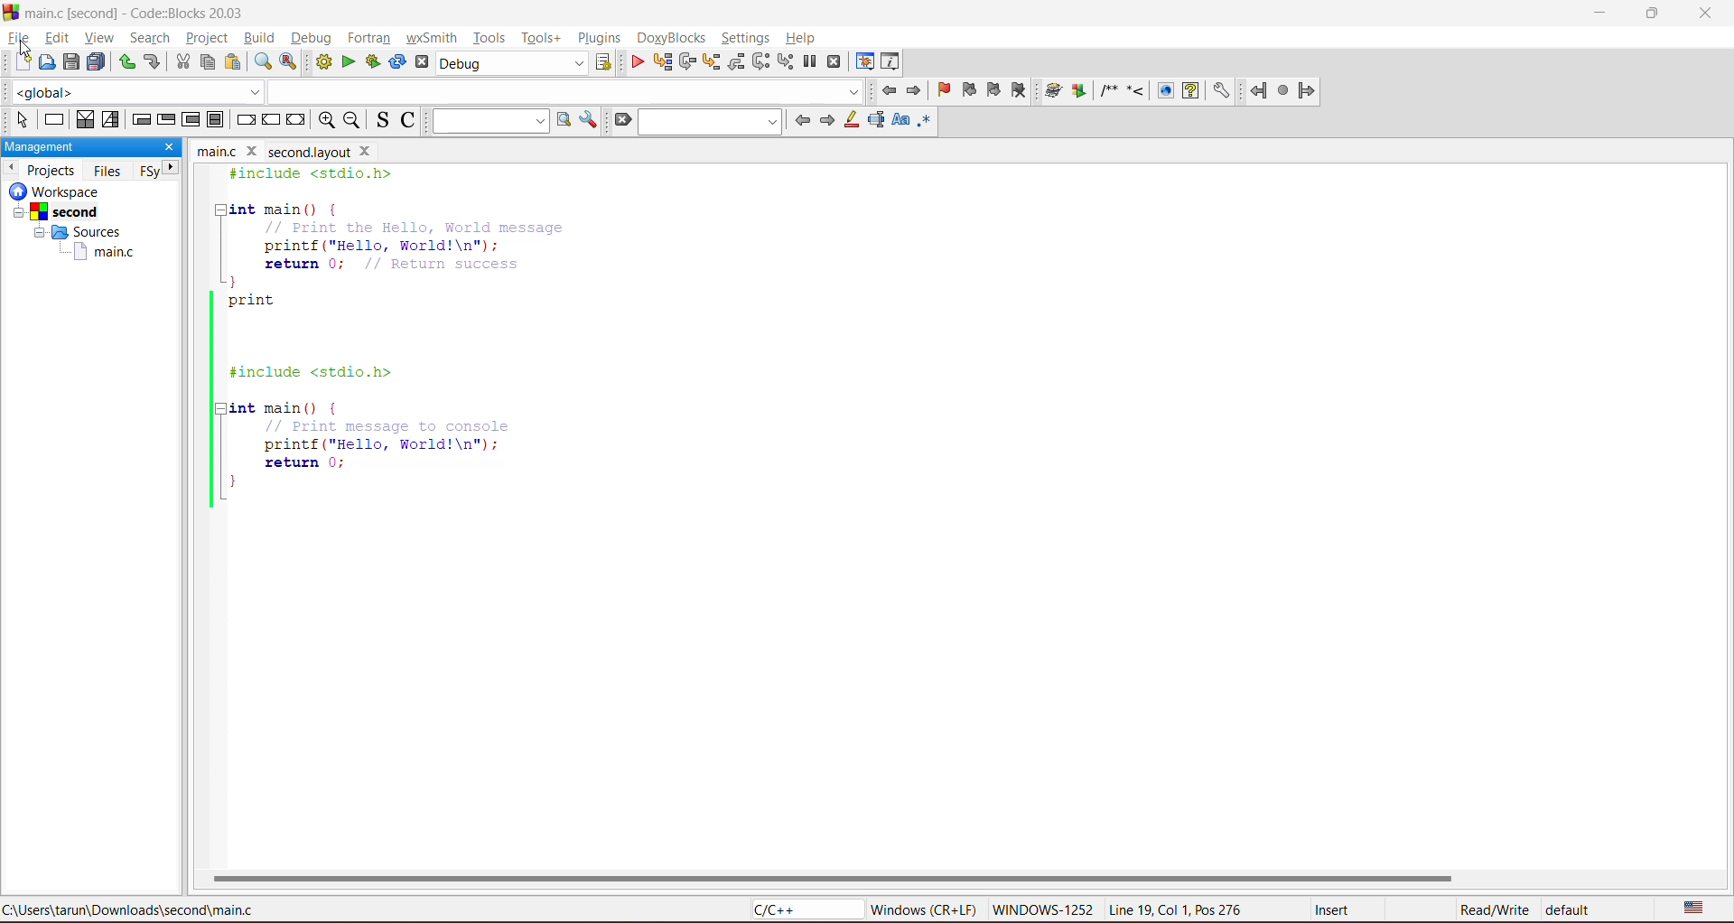 The width and height of the screenshot is (1734, 923). What do you see at coordinates (55, 119) in the screenshot?
I see `instruction` at bounding box center [55, 119].